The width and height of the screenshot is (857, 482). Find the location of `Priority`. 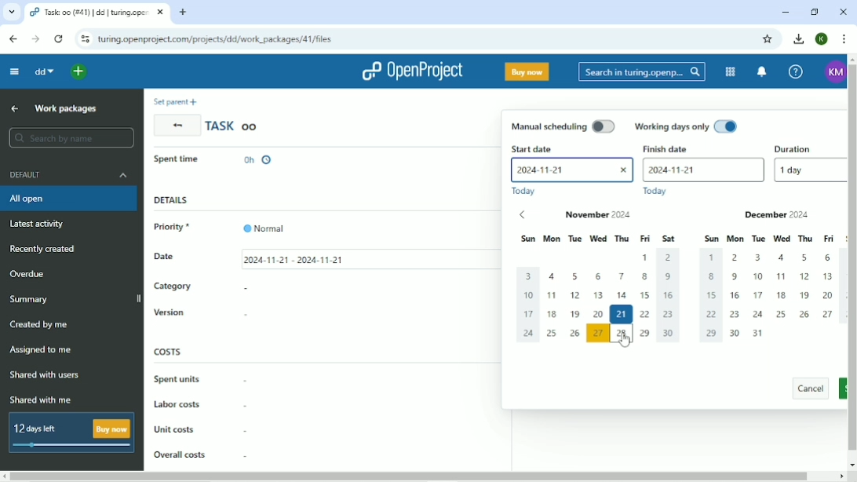

Priority is located at coordinates (219, 227).